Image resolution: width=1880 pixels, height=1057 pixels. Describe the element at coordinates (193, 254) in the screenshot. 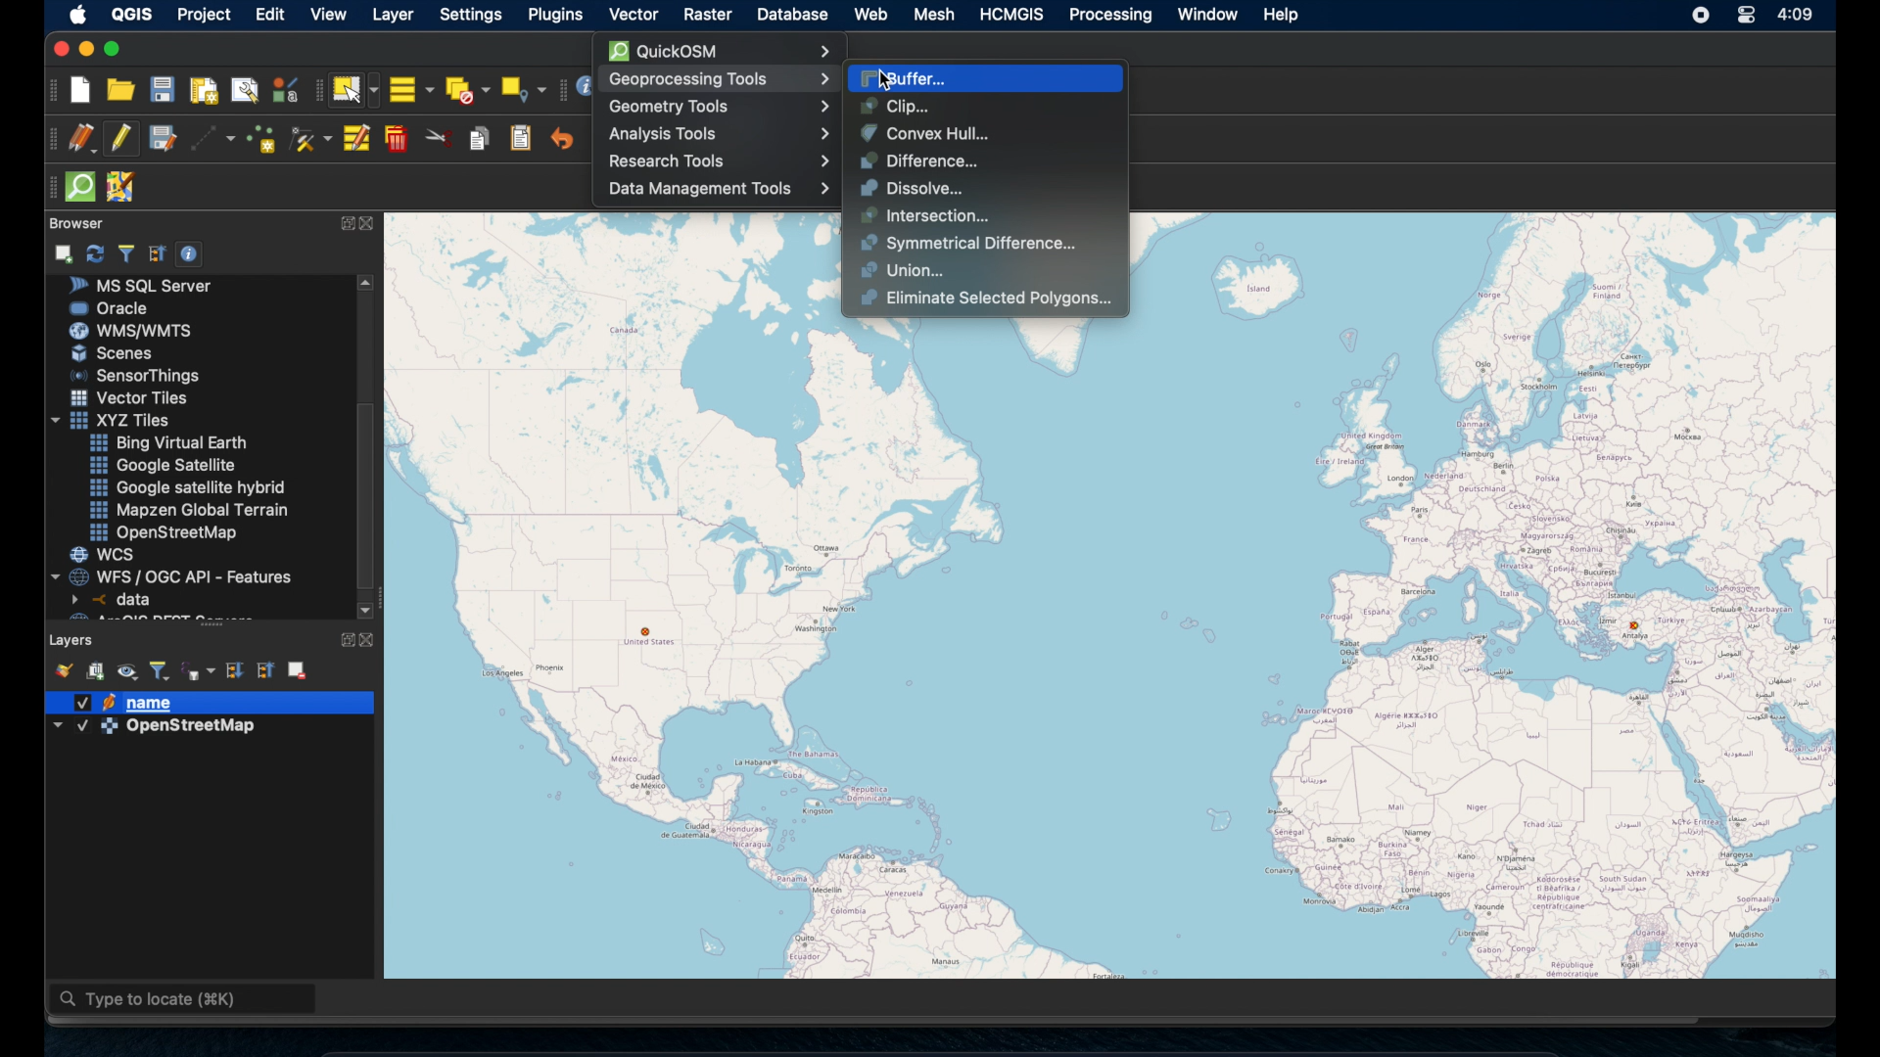

I see `enable/disable properties widget` at that location.